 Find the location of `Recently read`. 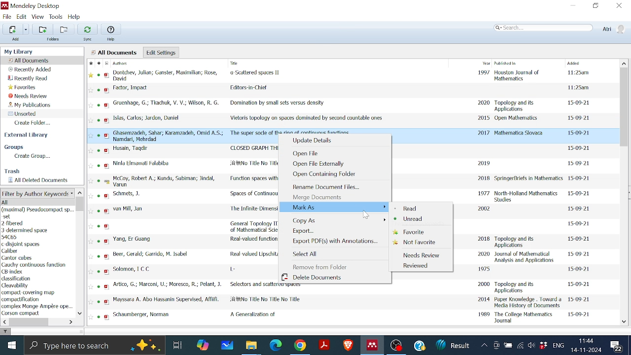

Recently read is located at coordinates (29, 78).